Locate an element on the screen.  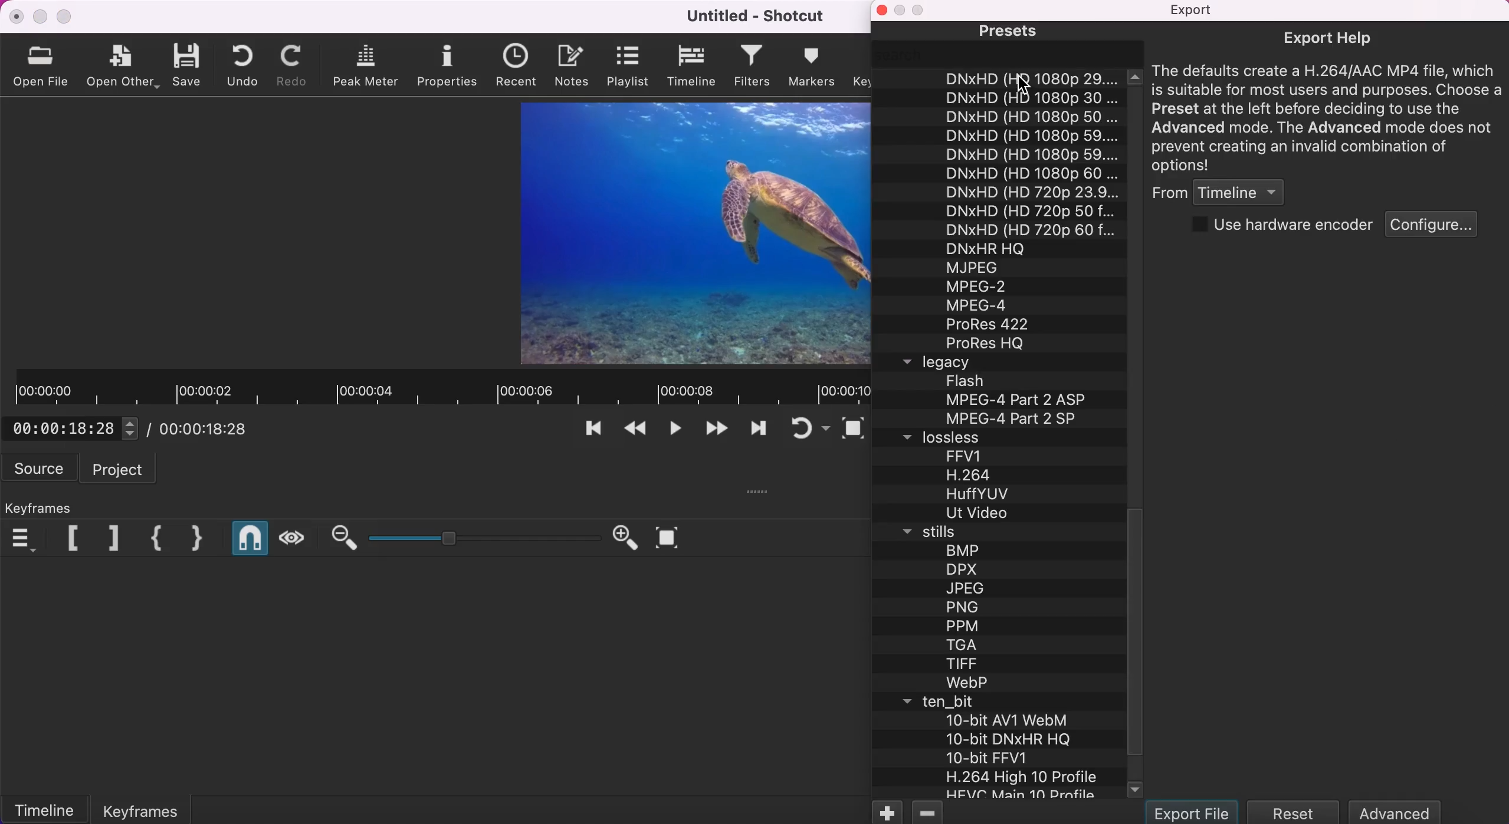
peak meter is located at coordinates (367, 64).